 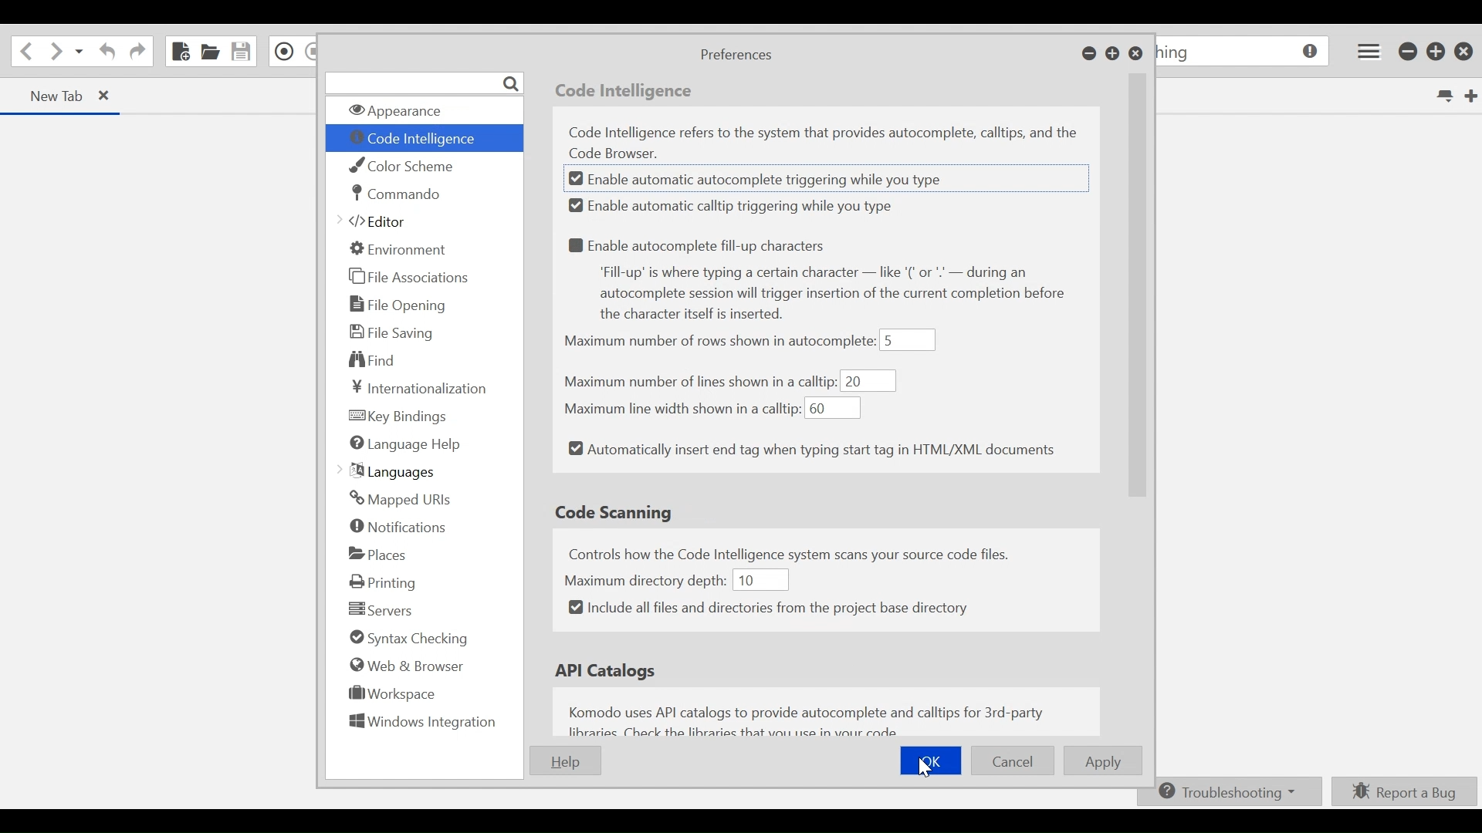 I want to click on enable automatic autocomplete triggering while you type, so click(x=770, y=181).